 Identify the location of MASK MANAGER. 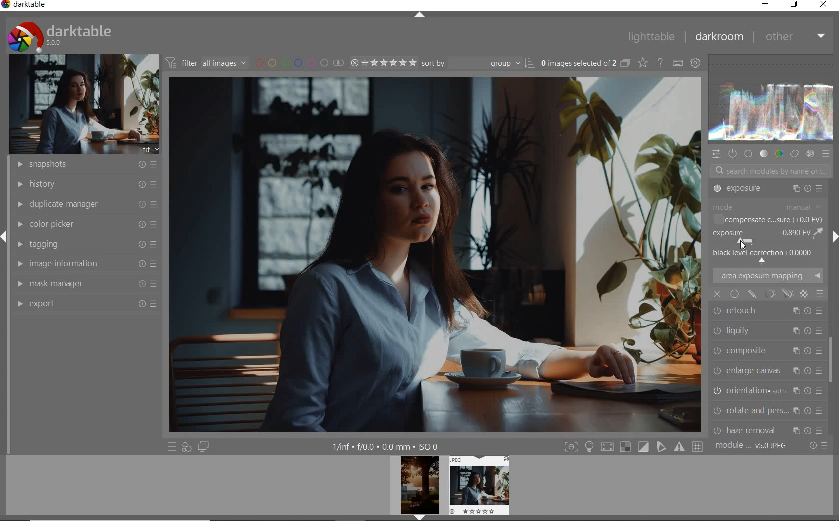
(85, 283).